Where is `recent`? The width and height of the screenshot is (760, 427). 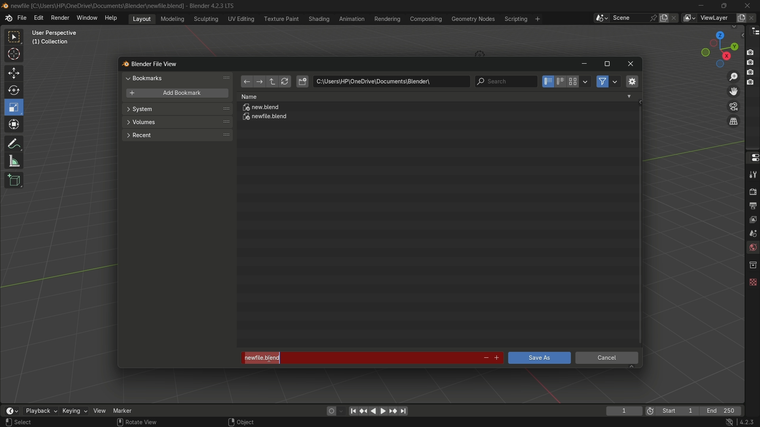
recent is located at coordinates (176, 134).